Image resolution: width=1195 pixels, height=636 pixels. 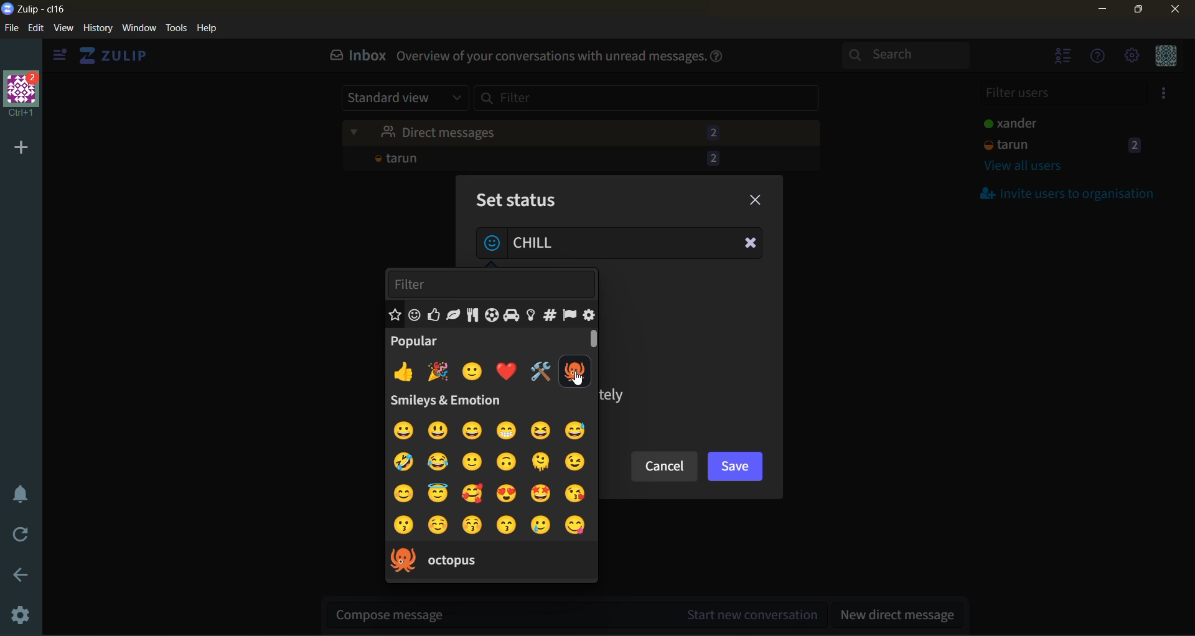 I want to click on emoji, so click(x=392, y=314).